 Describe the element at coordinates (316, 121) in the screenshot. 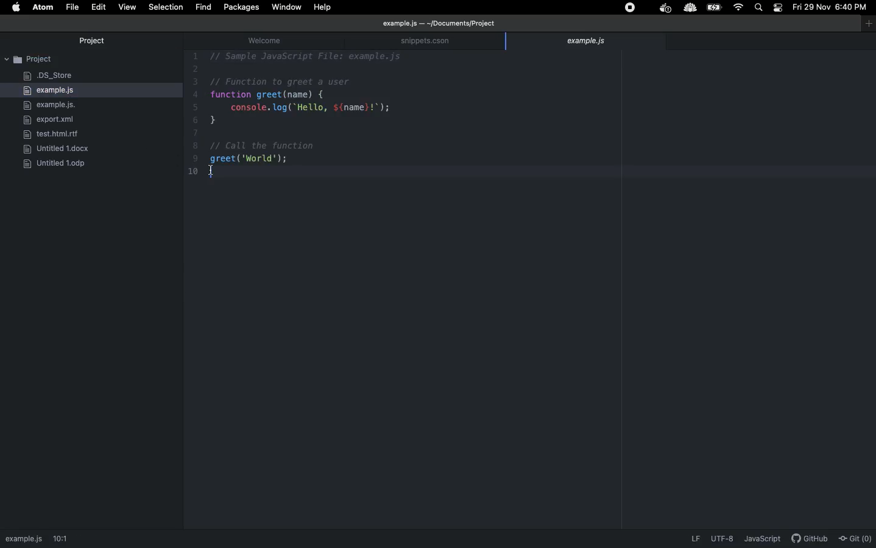

I see `Code` at that location.